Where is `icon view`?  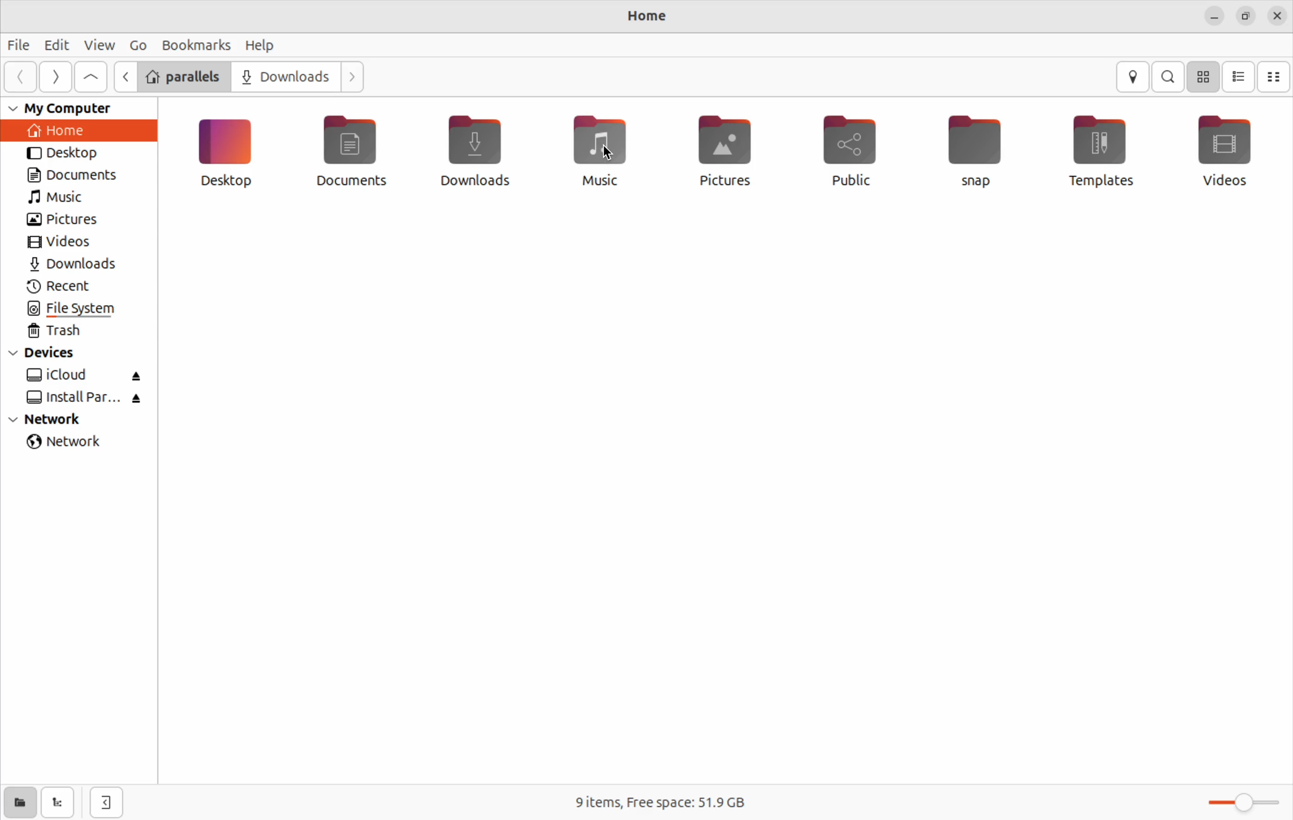
icon view is located at coordinates (1204, 77).